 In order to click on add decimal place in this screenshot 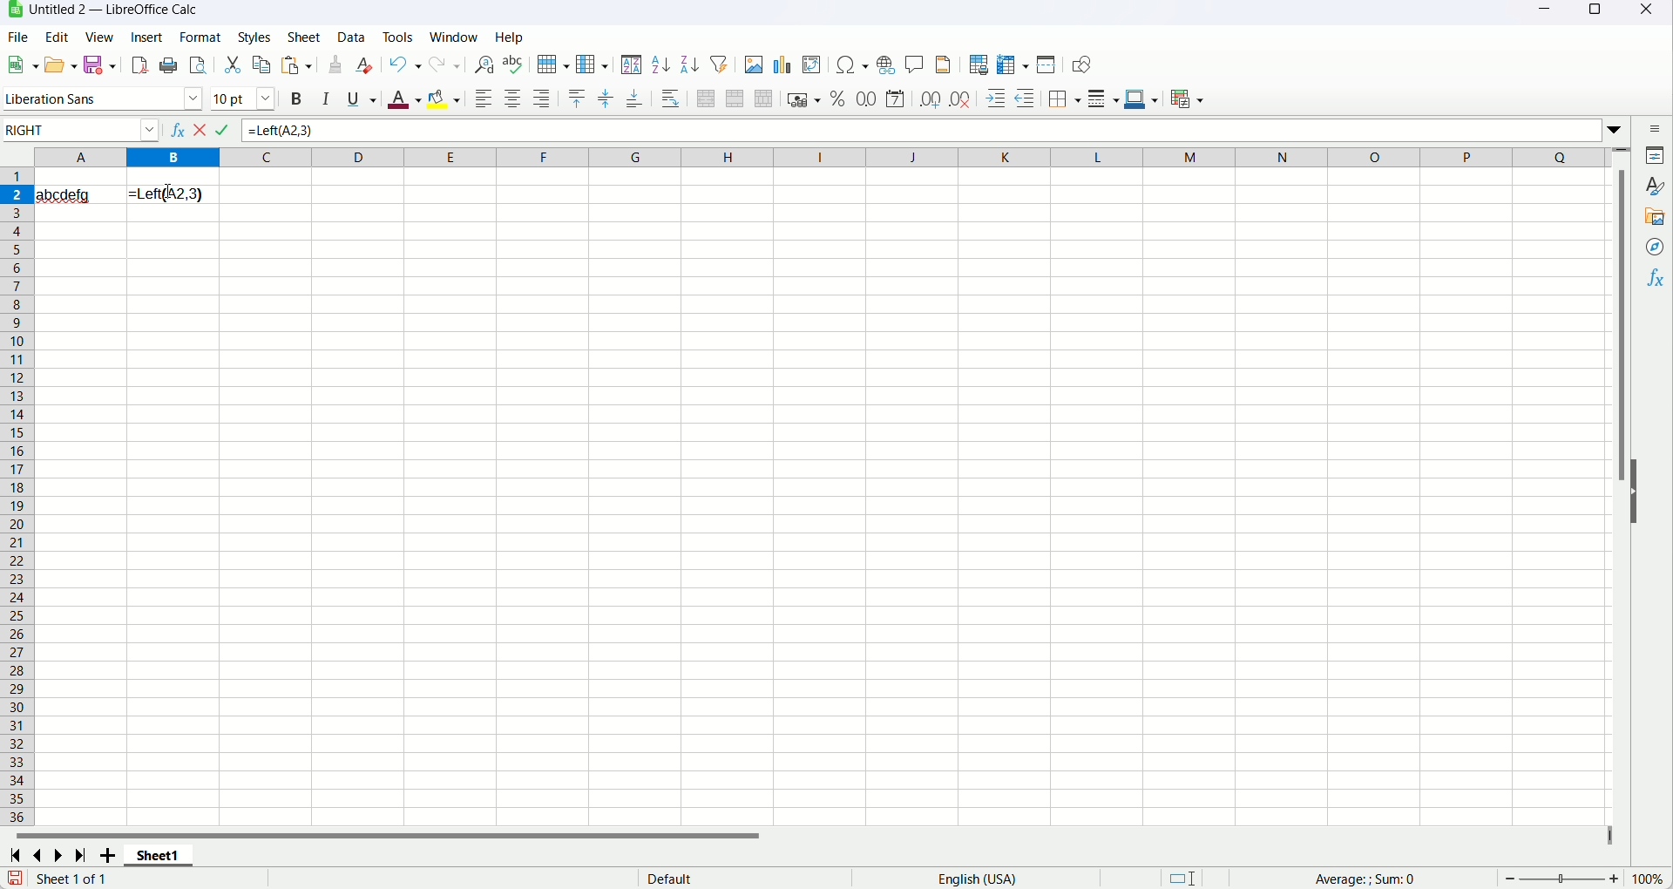, I will do `click(931, 98)`.